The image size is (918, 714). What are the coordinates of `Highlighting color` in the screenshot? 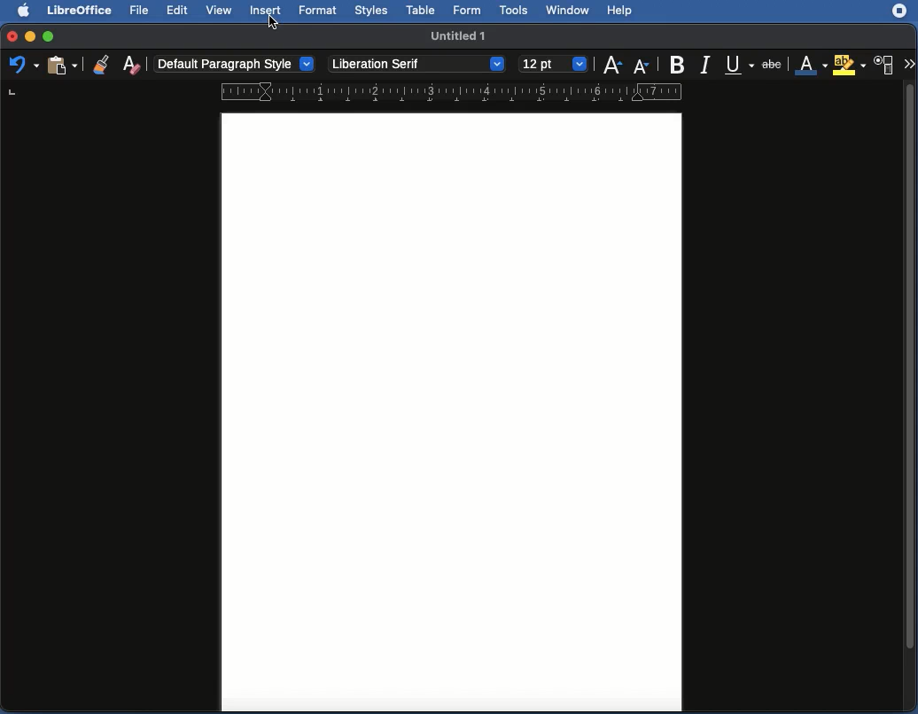 It's located at (848, 65).